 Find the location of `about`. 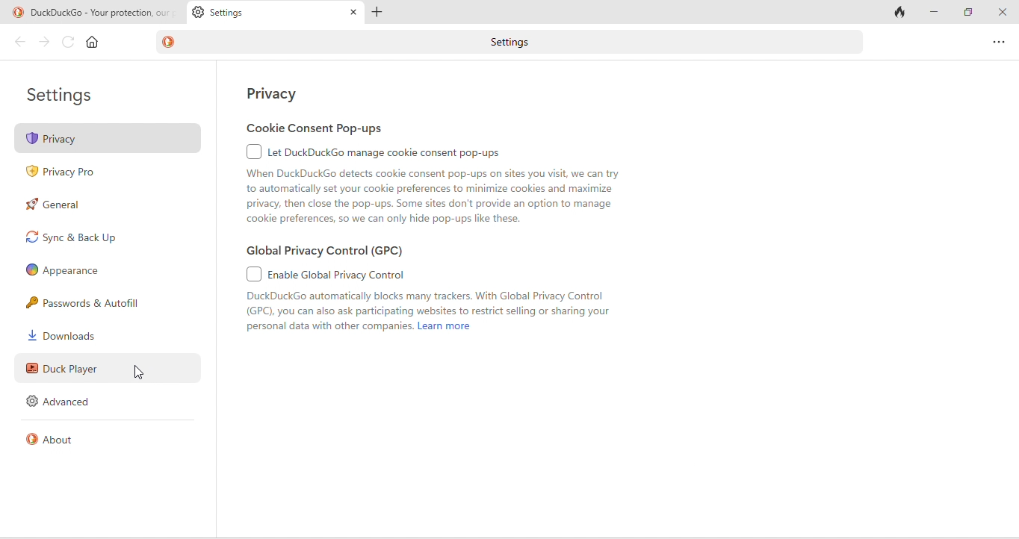

about is located at coordinates (55, 437).